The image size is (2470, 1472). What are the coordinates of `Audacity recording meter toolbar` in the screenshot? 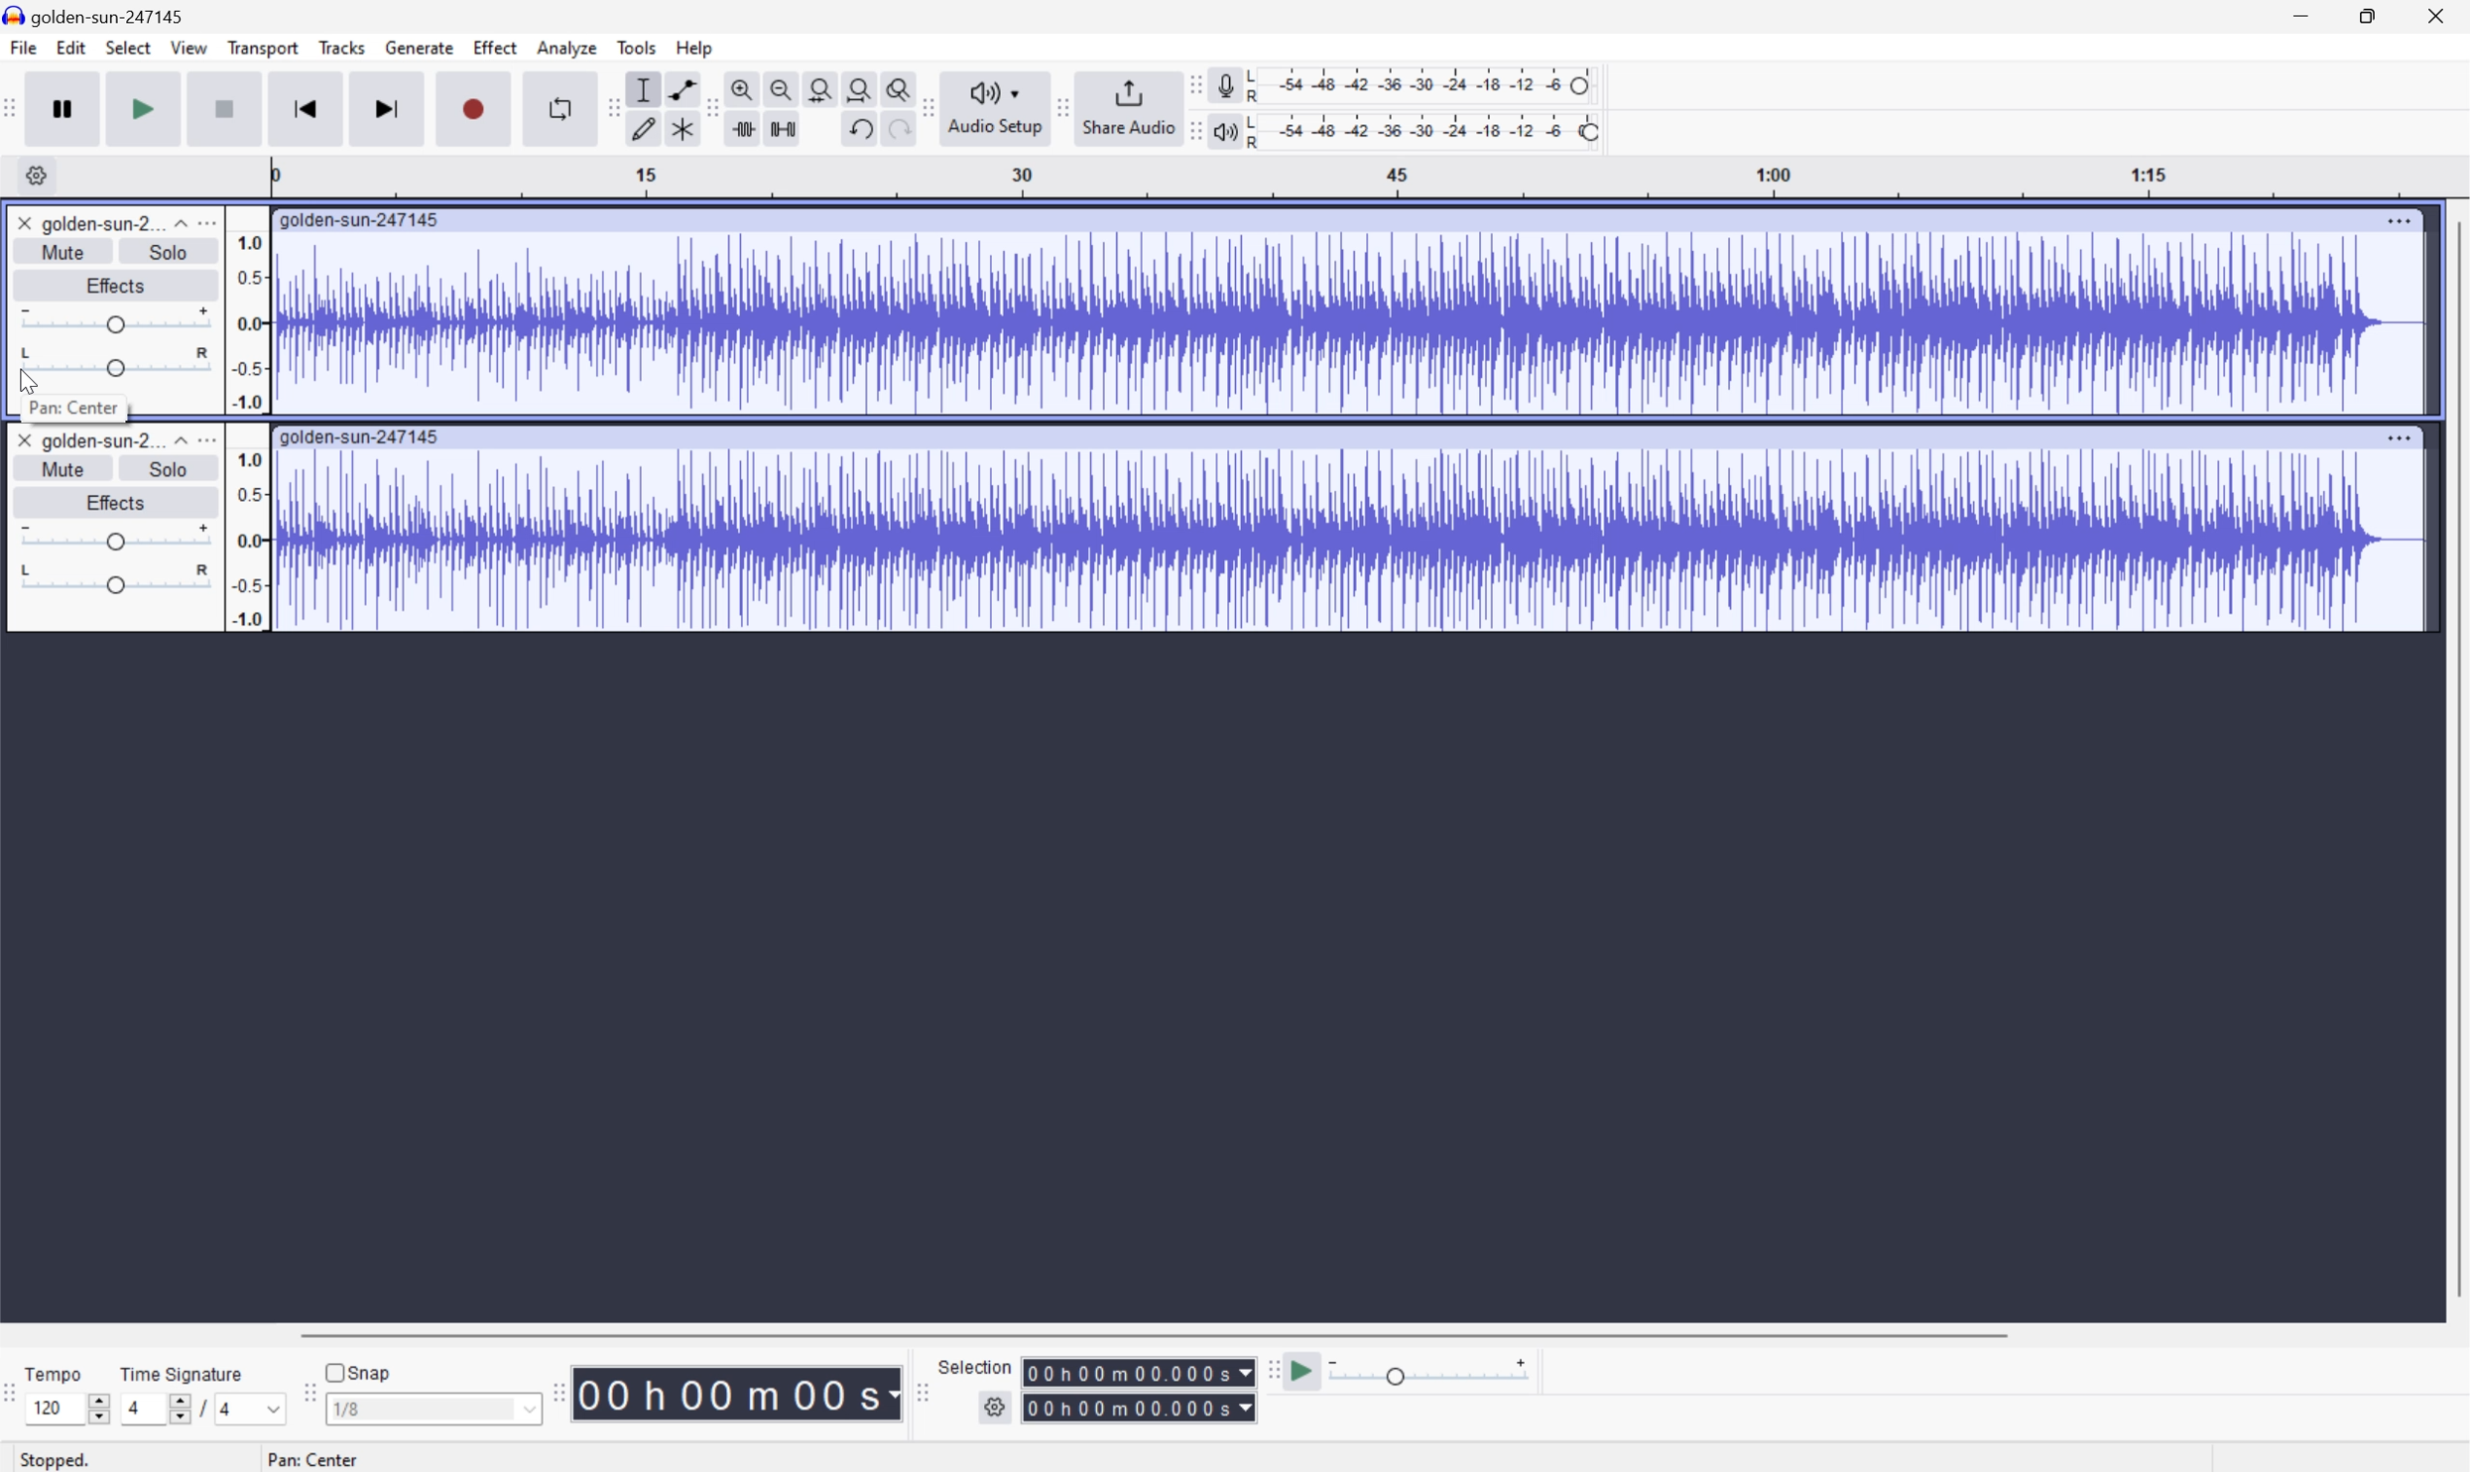 It's located at (1187, 82).